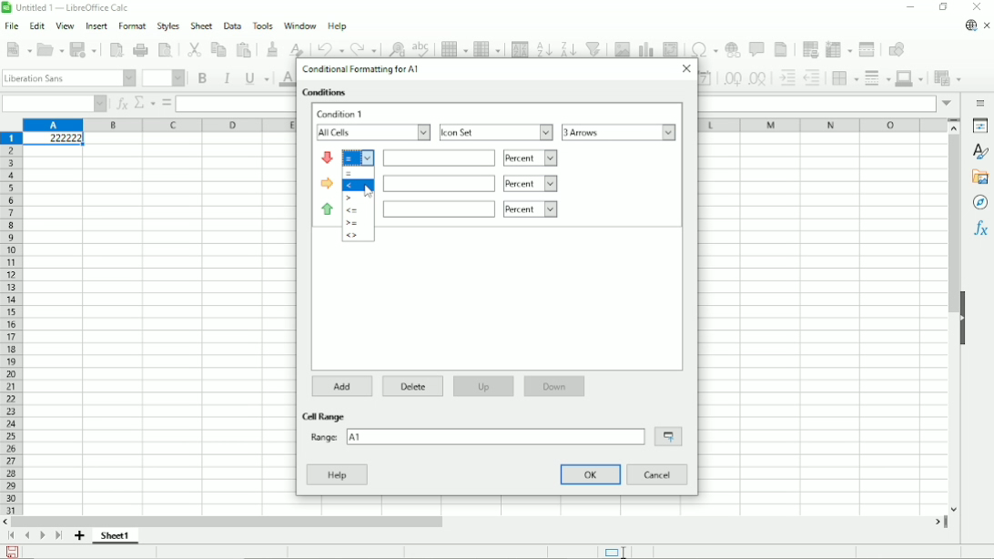 This screenshot has height=559, width=994. Describe the element at coordinates (422, 46) in the screenshot. I see `Spell check` at that location.